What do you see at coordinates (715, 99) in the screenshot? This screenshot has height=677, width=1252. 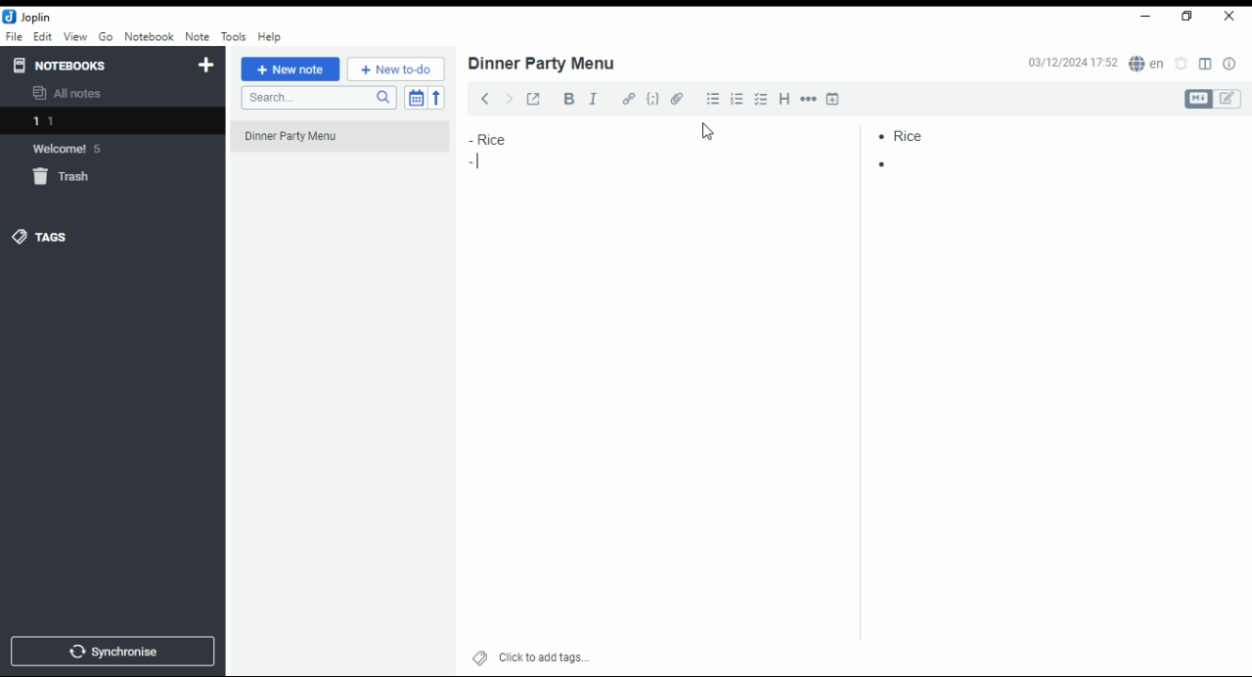 I see `bullet list` at bounding box center [715, 99].